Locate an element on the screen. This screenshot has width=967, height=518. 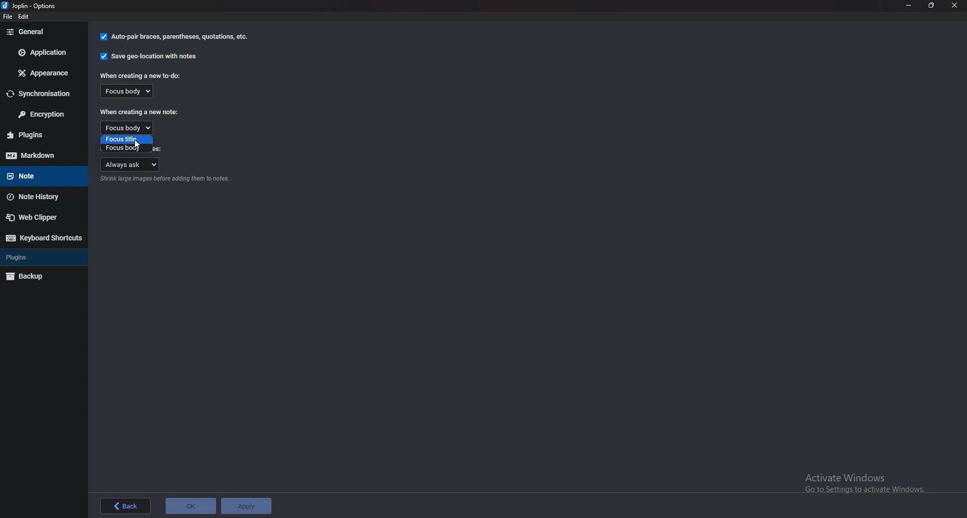
Encryption is located at coordinates (41, 114).